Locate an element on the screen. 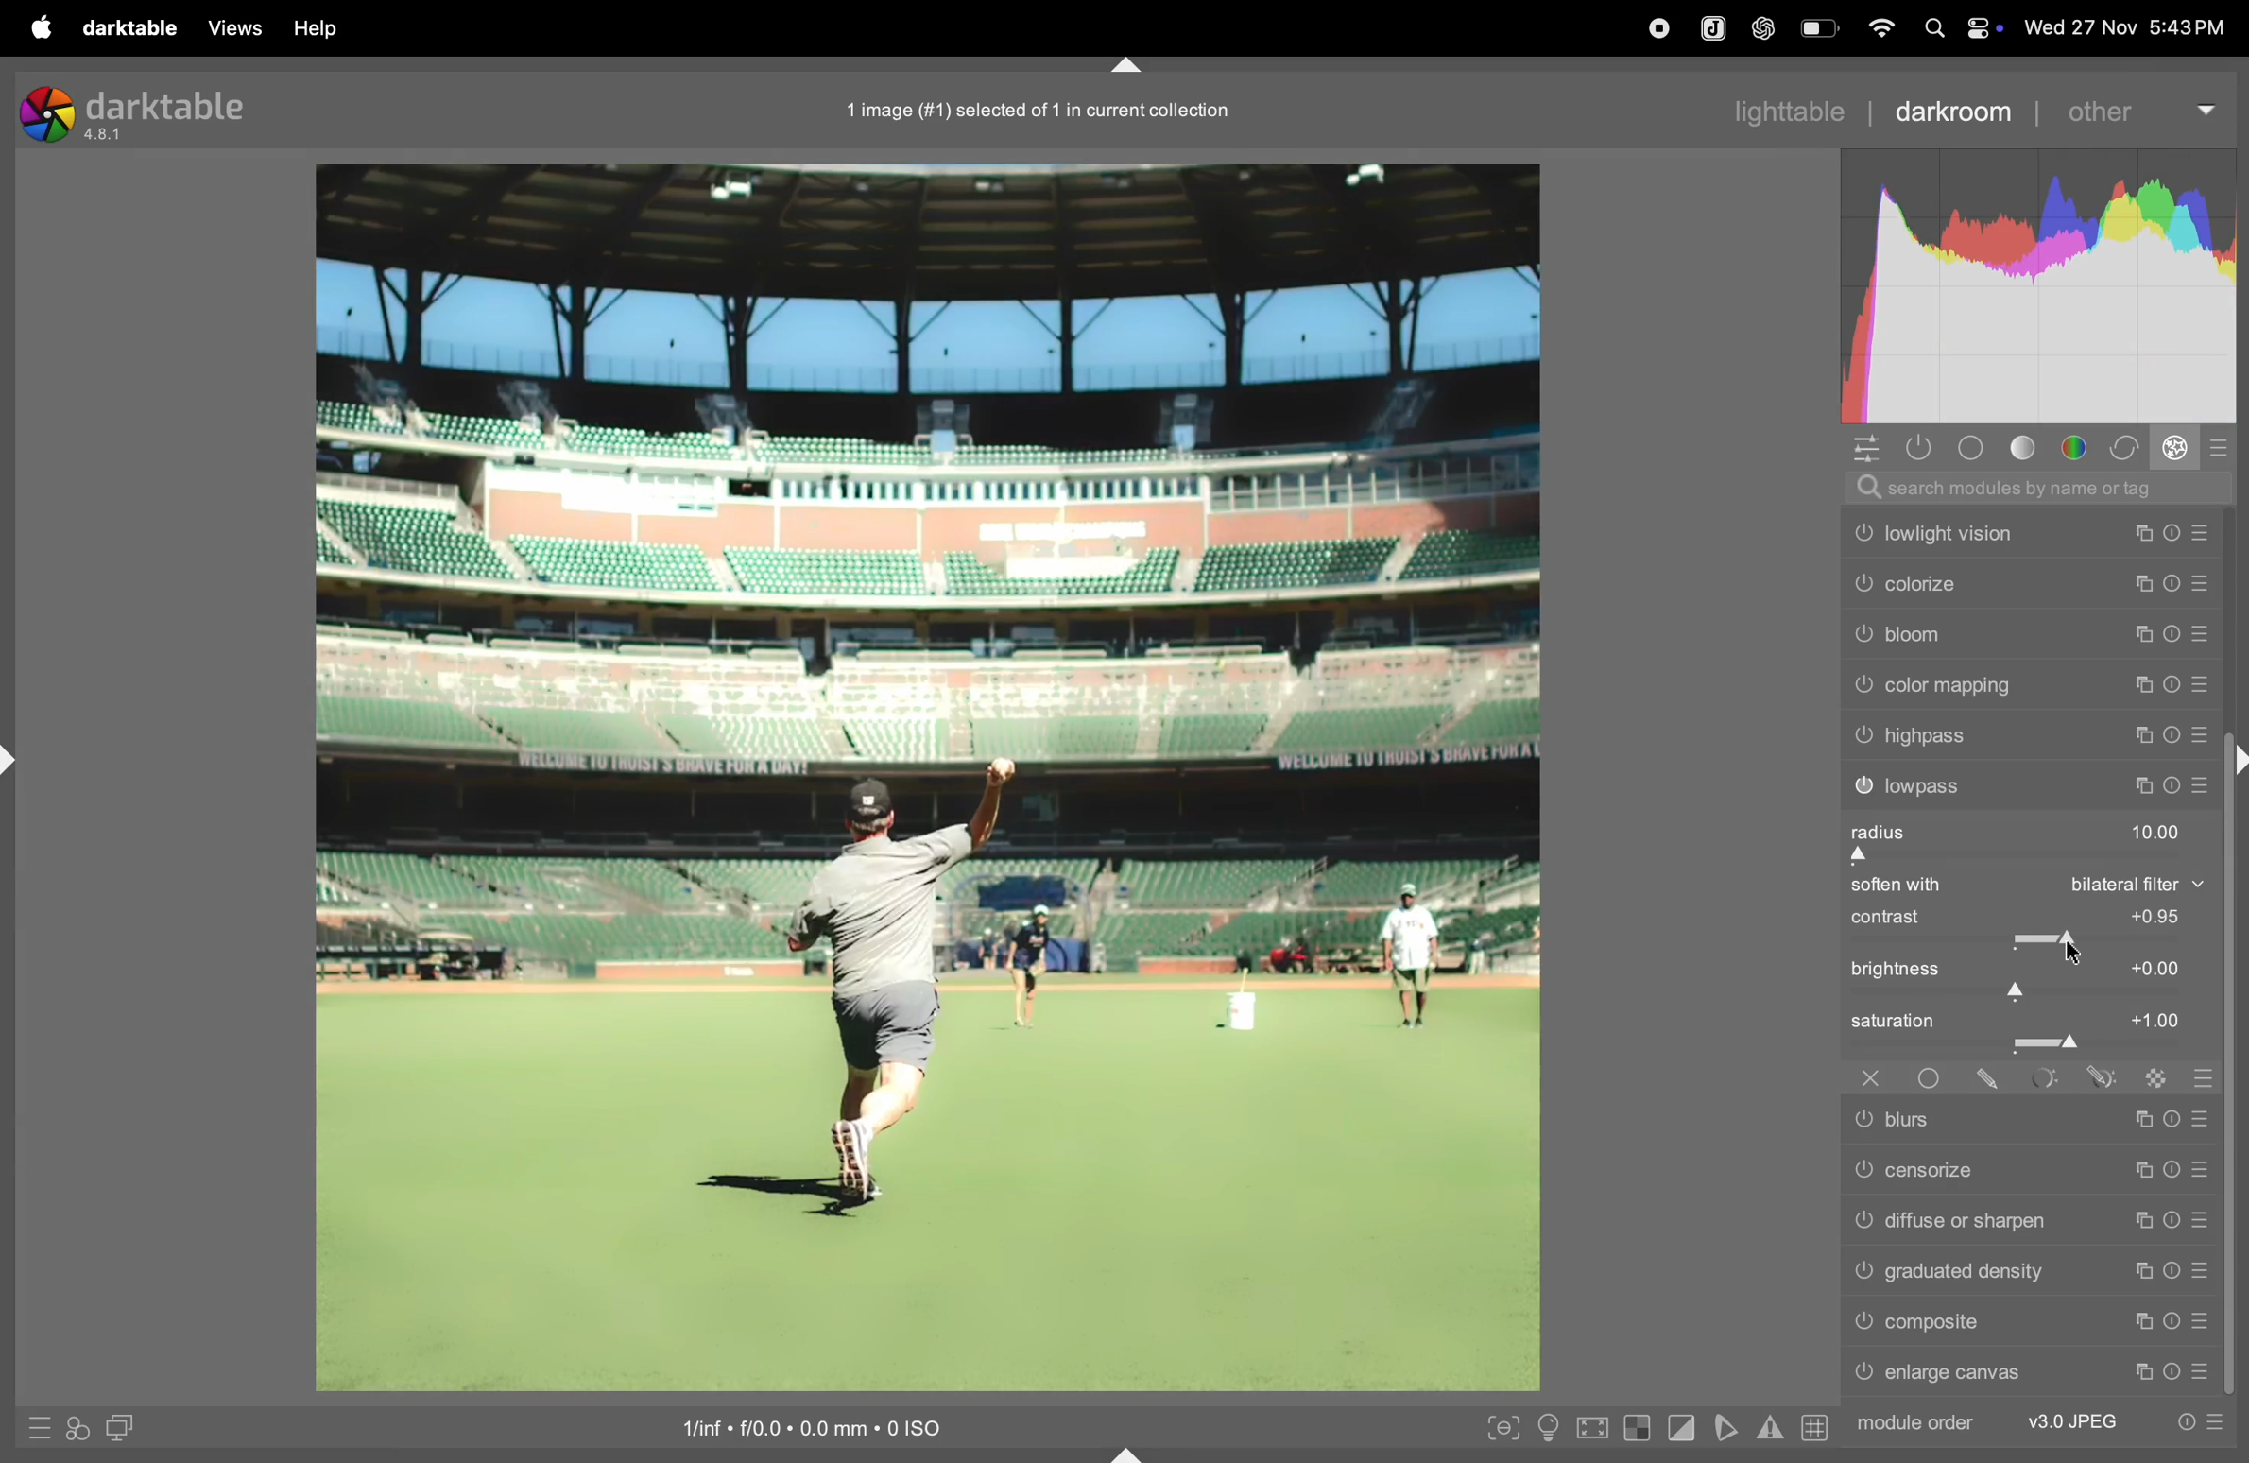 The width and height of the screenshot is (2249, 1463). grid is located at coordinates (1813, 1429).